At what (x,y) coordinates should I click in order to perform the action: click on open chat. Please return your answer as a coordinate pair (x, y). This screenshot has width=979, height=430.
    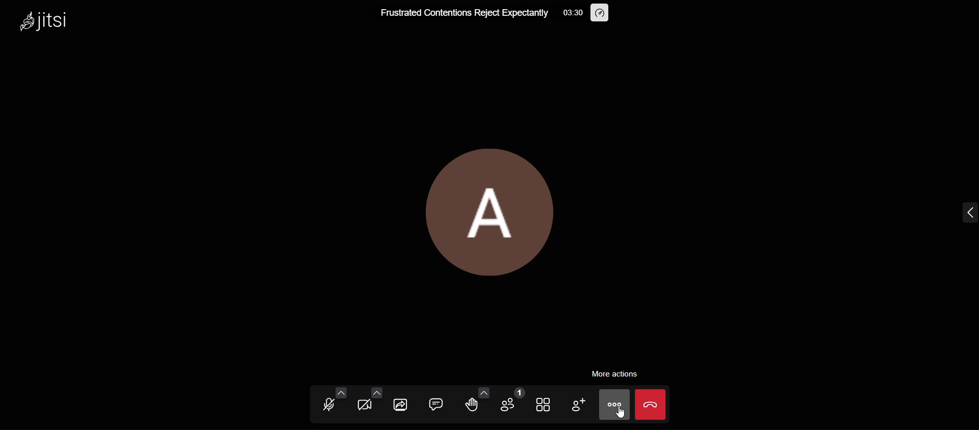
    Looking at the image, I should click on (434, 403).